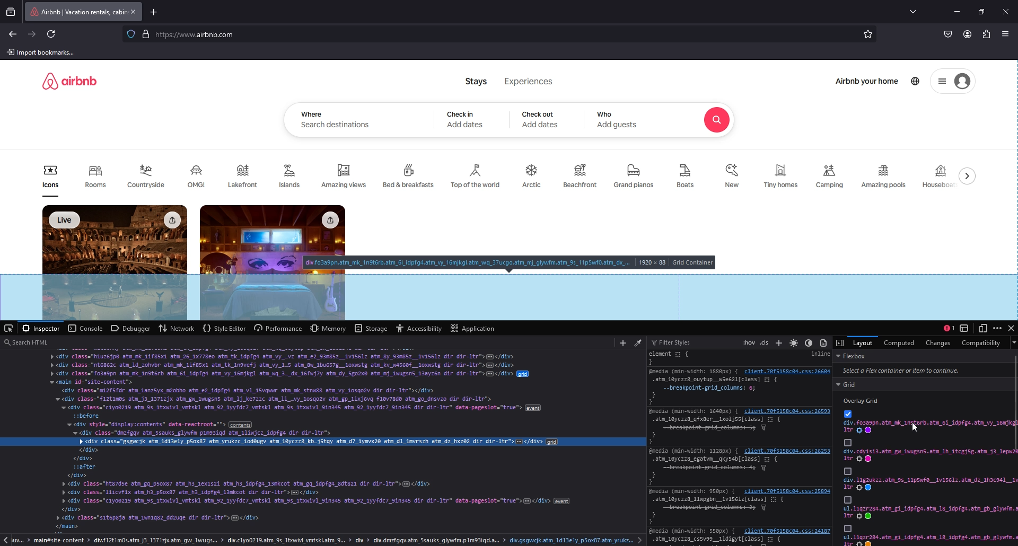  Describe the element at coordinates (691, 371) in the screenshot. I see `media query ` at that location.